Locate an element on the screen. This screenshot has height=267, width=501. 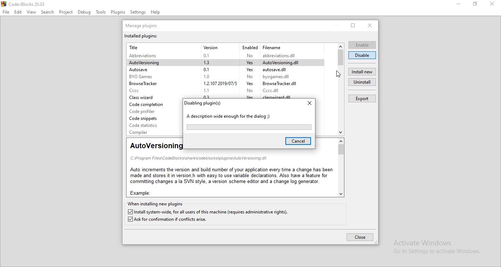
Title is located at coordinates (136, 47).